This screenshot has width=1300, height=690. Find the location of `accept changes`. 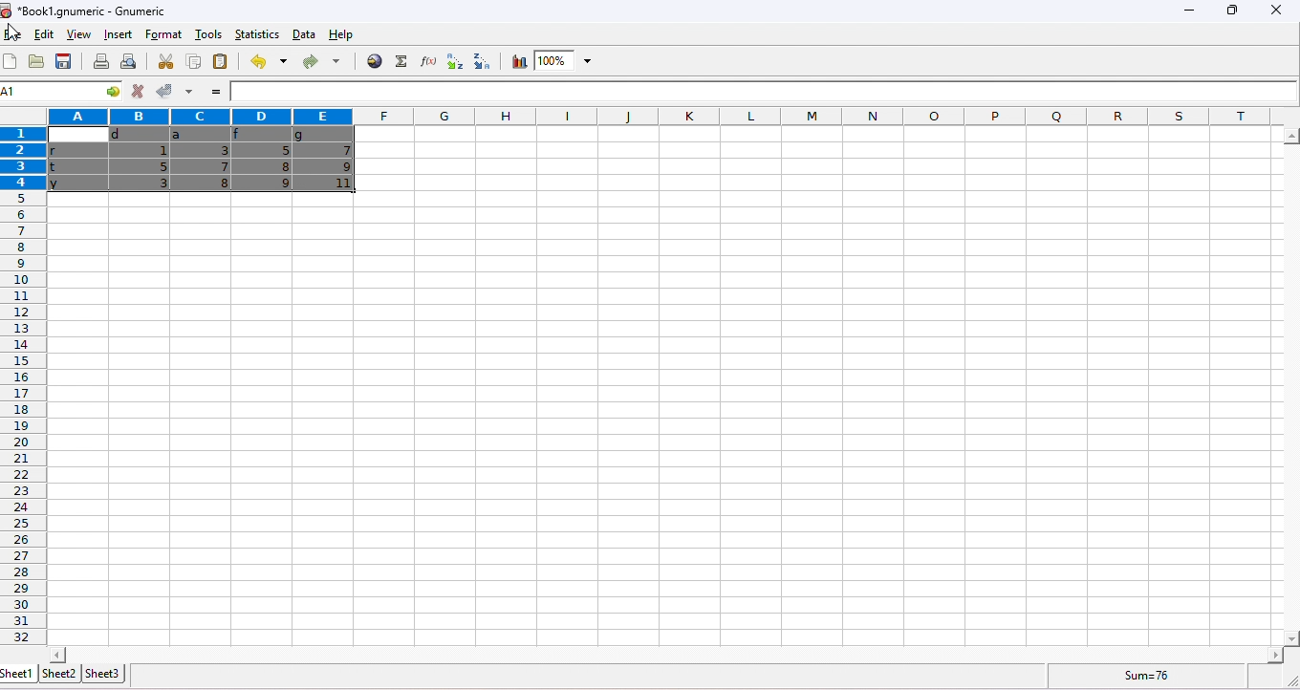

accept changes is located at coordinates (161, 90).